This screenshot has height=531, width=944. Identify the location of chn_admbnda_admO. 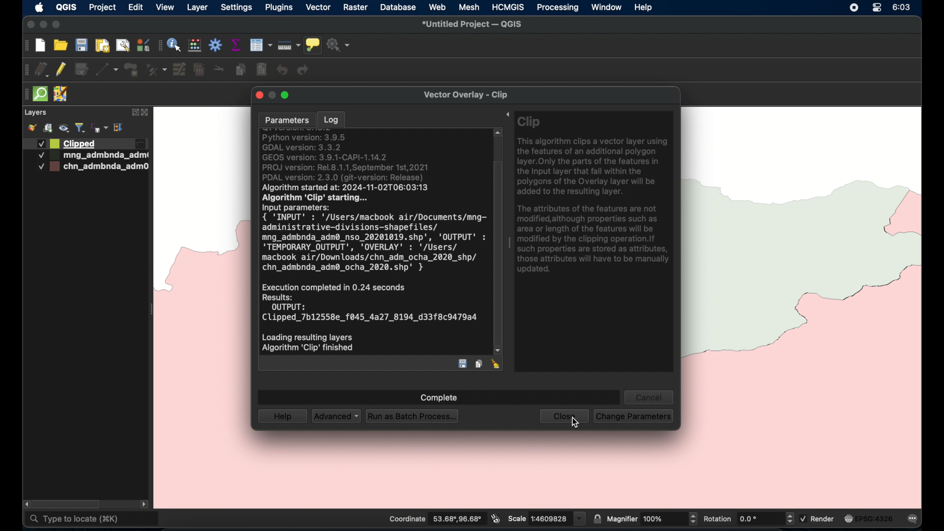
(92, 167).